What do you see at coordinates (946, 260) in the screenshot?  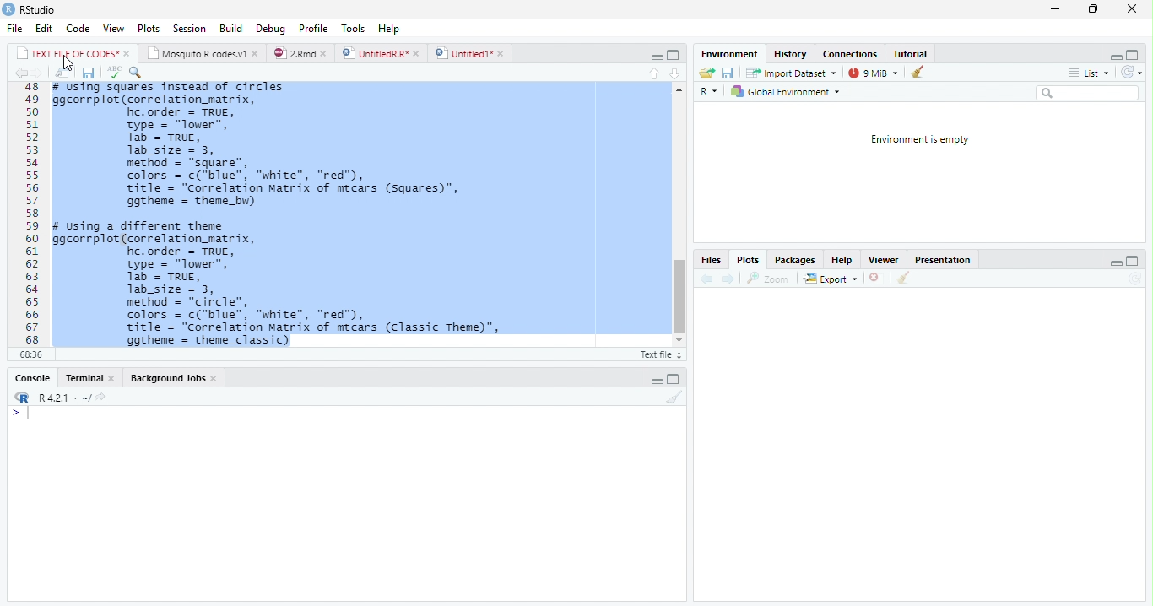 I see `Presentation` at bounding box center [946, 260].